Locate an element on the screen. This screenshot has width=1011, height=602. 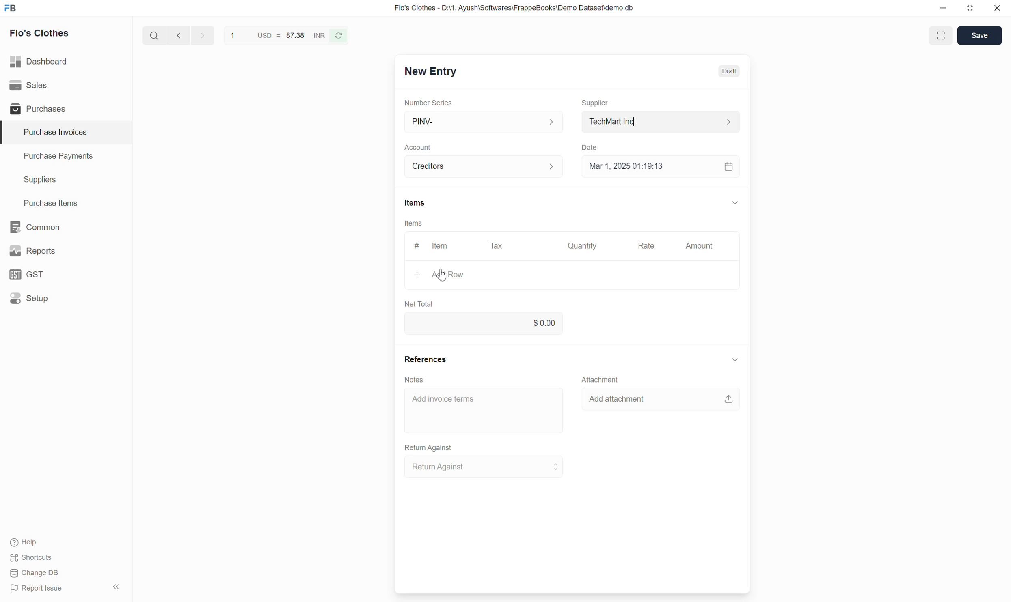
Shortcuts is located at coordinates (32, 559).